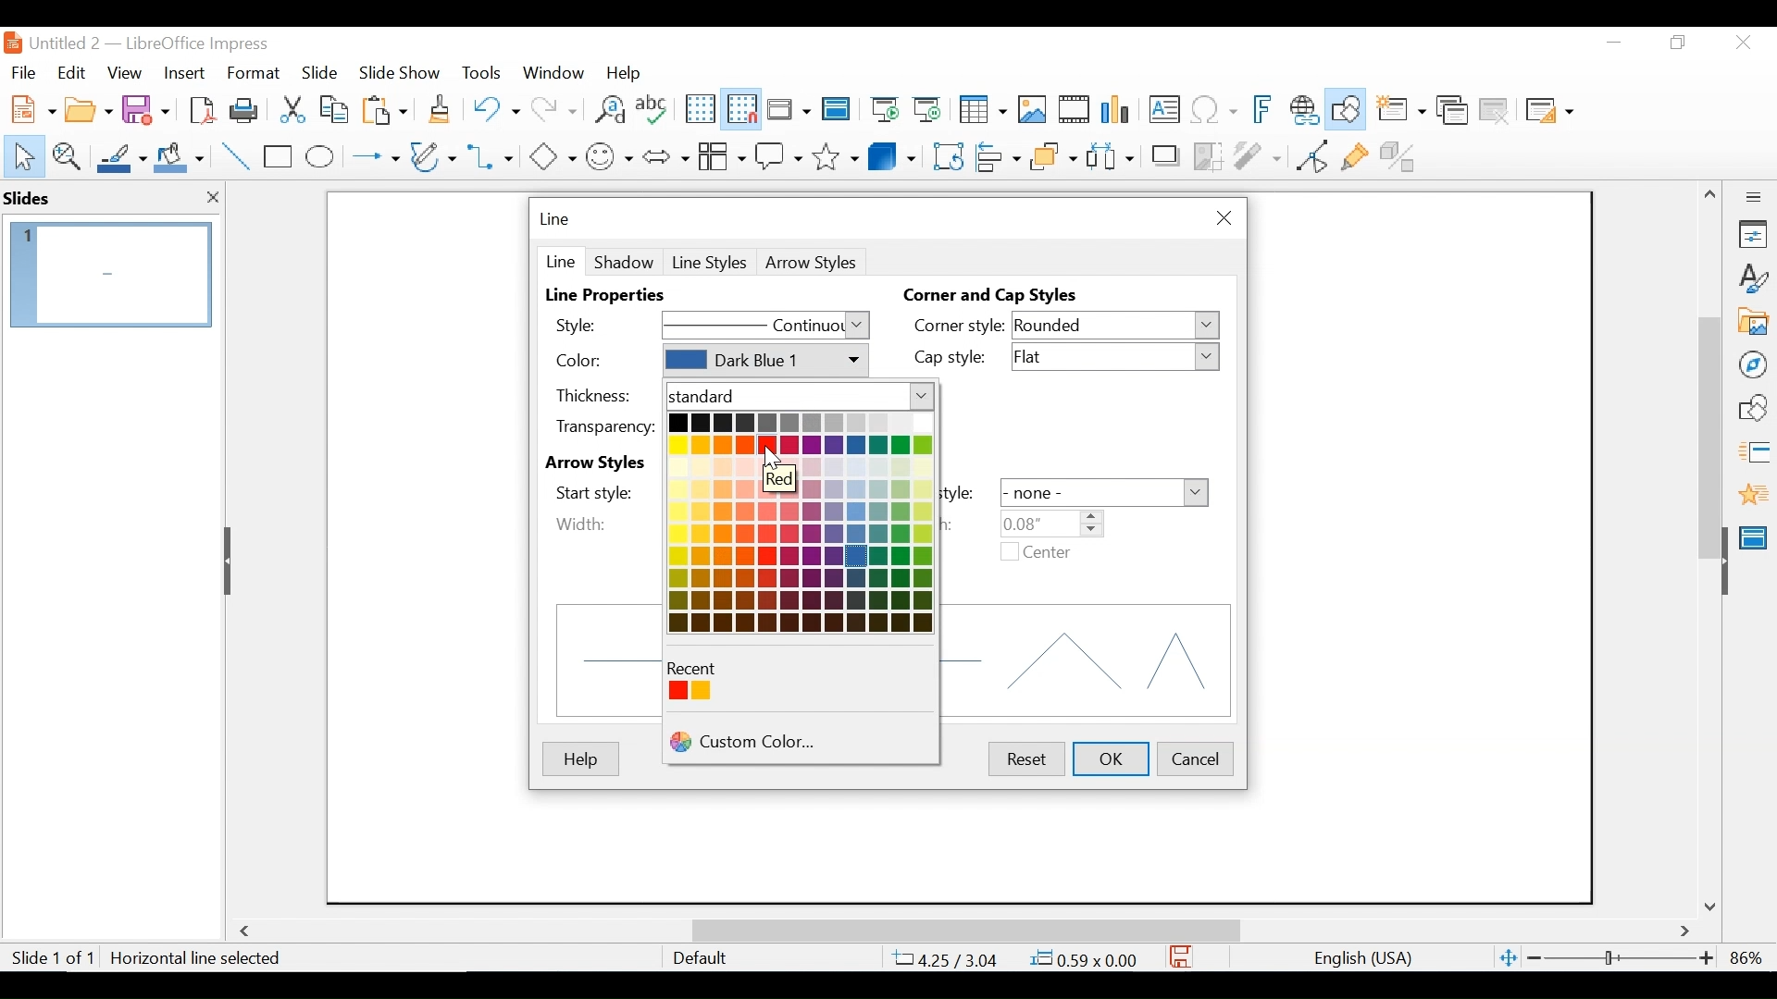 The image size is (1777, 999). What do you see at coordinates (1754, 494) in the screenshot?
I see `Animation` at bounding box center [1754, 494].